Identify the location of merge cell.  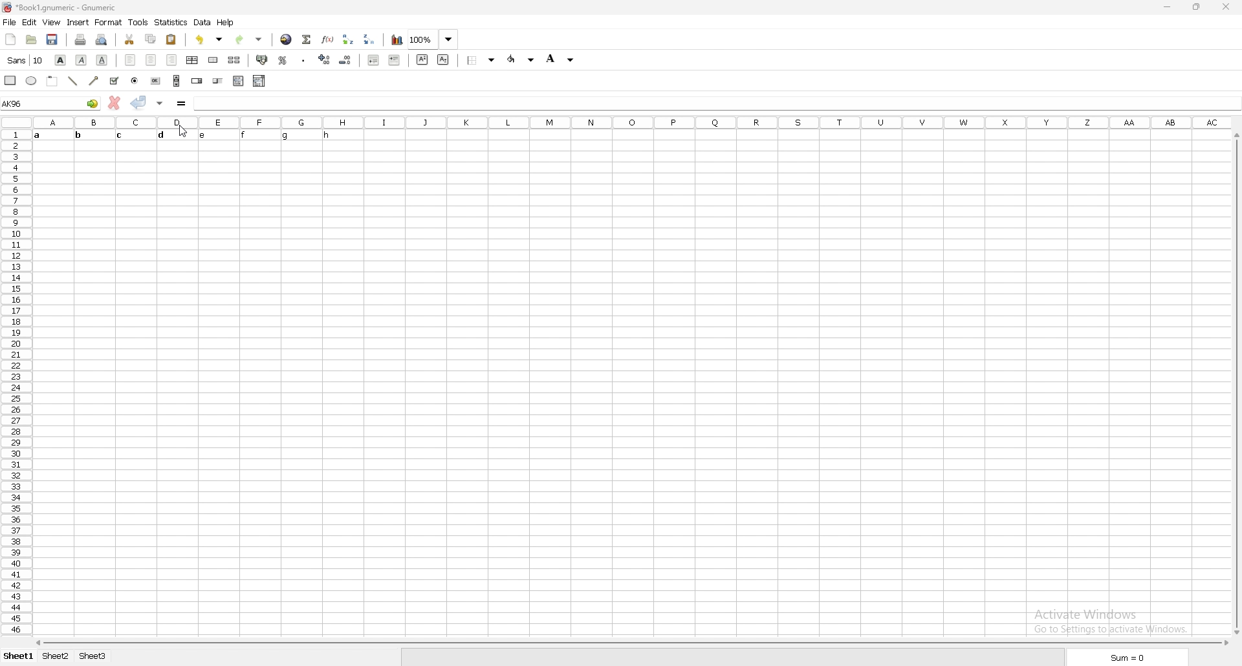
(213, 59).